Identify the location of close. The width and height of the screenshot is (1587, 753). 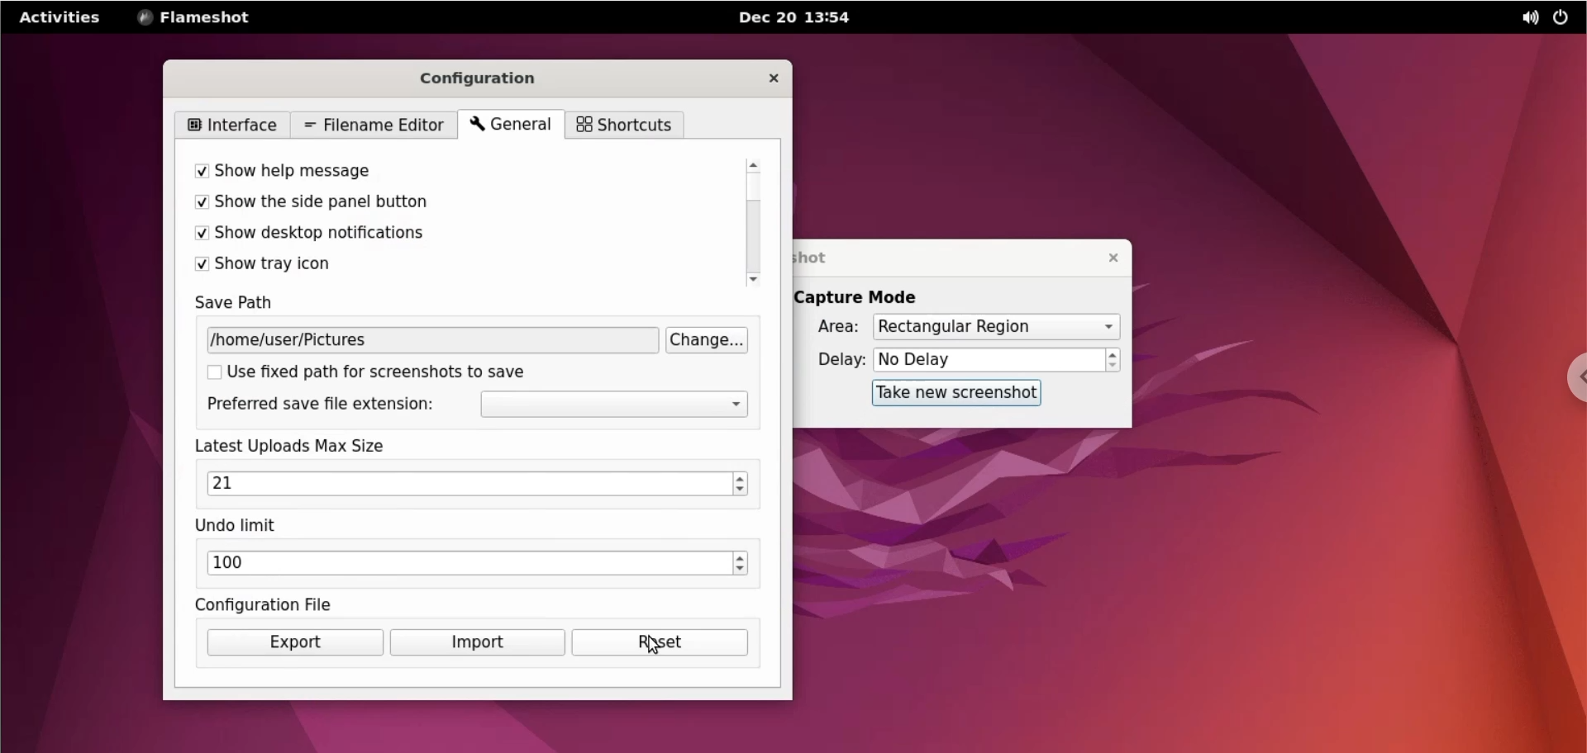
(1110, 258).